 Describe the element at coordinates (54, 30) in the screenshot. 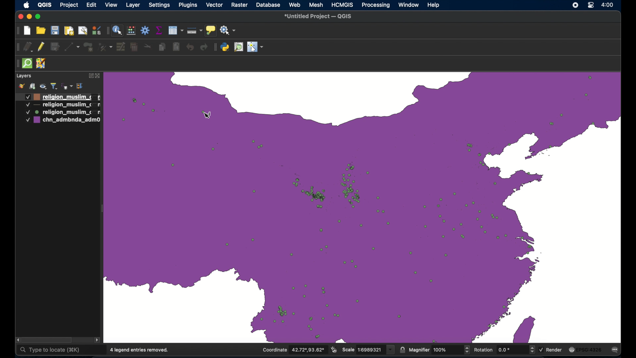

I see `save project ` at that location.